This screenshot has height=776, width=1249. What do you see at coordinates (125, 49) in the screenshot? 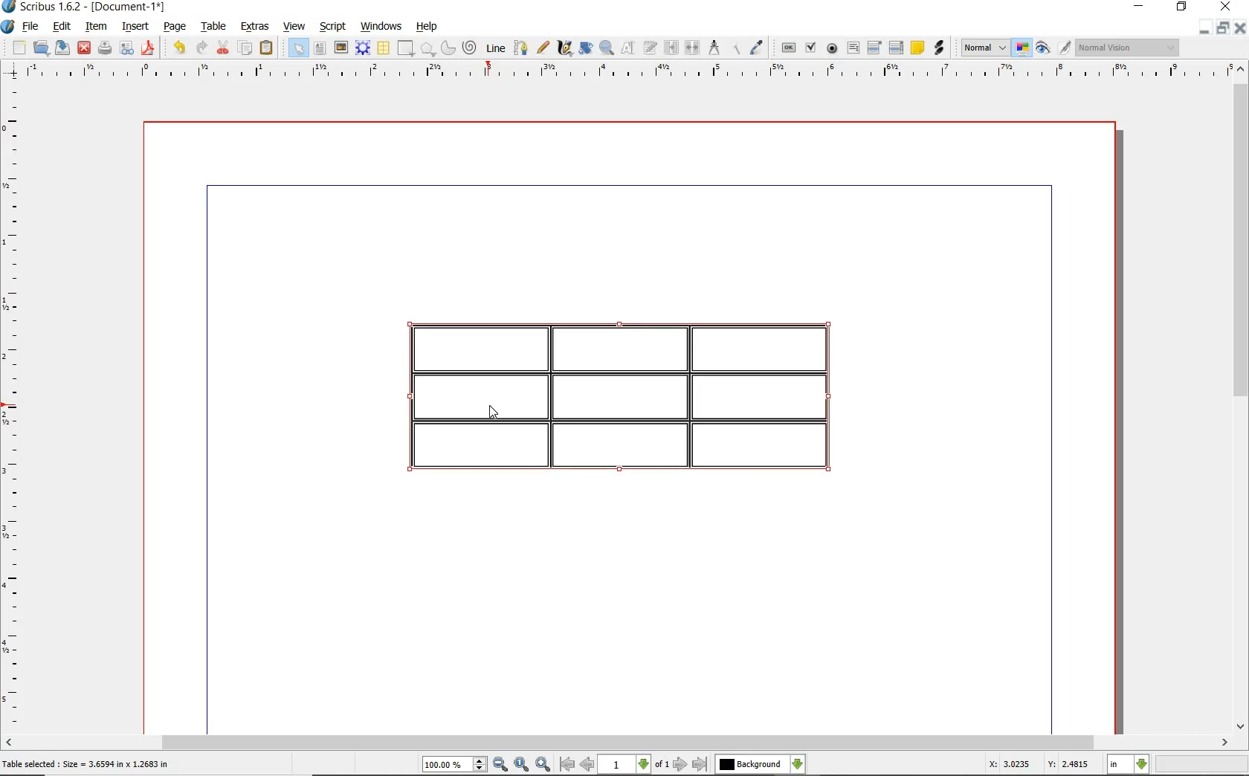
I see `preflight verifier` at bounding box center [125, 49].